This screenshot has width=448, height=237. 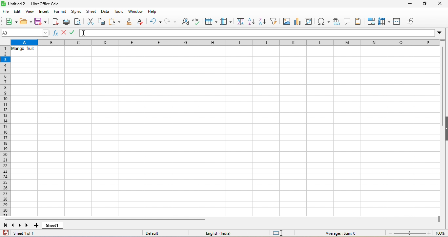 What do you see at coordinates (74, 33) in the screenshot?
I see `accept` at bounding box center [74, 33].